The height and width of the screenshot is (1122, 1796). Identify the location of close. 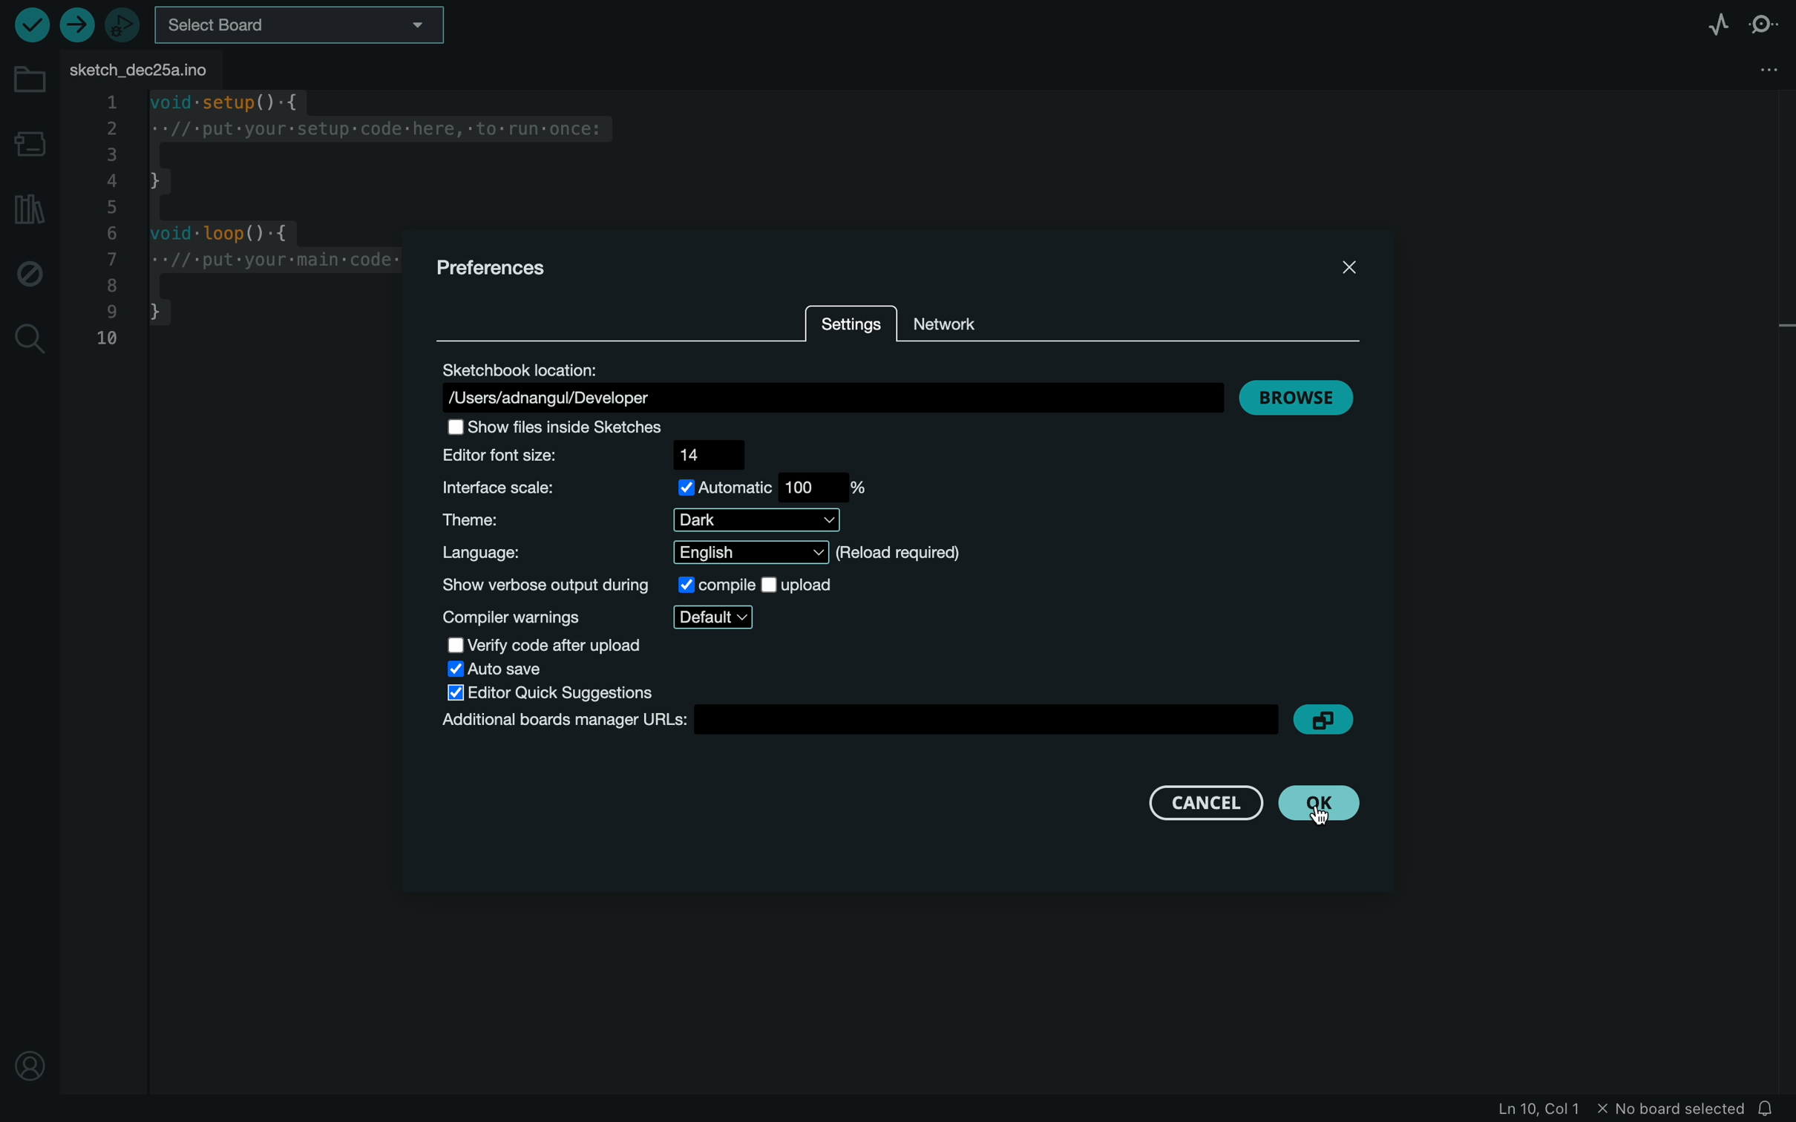
(1348, 263).